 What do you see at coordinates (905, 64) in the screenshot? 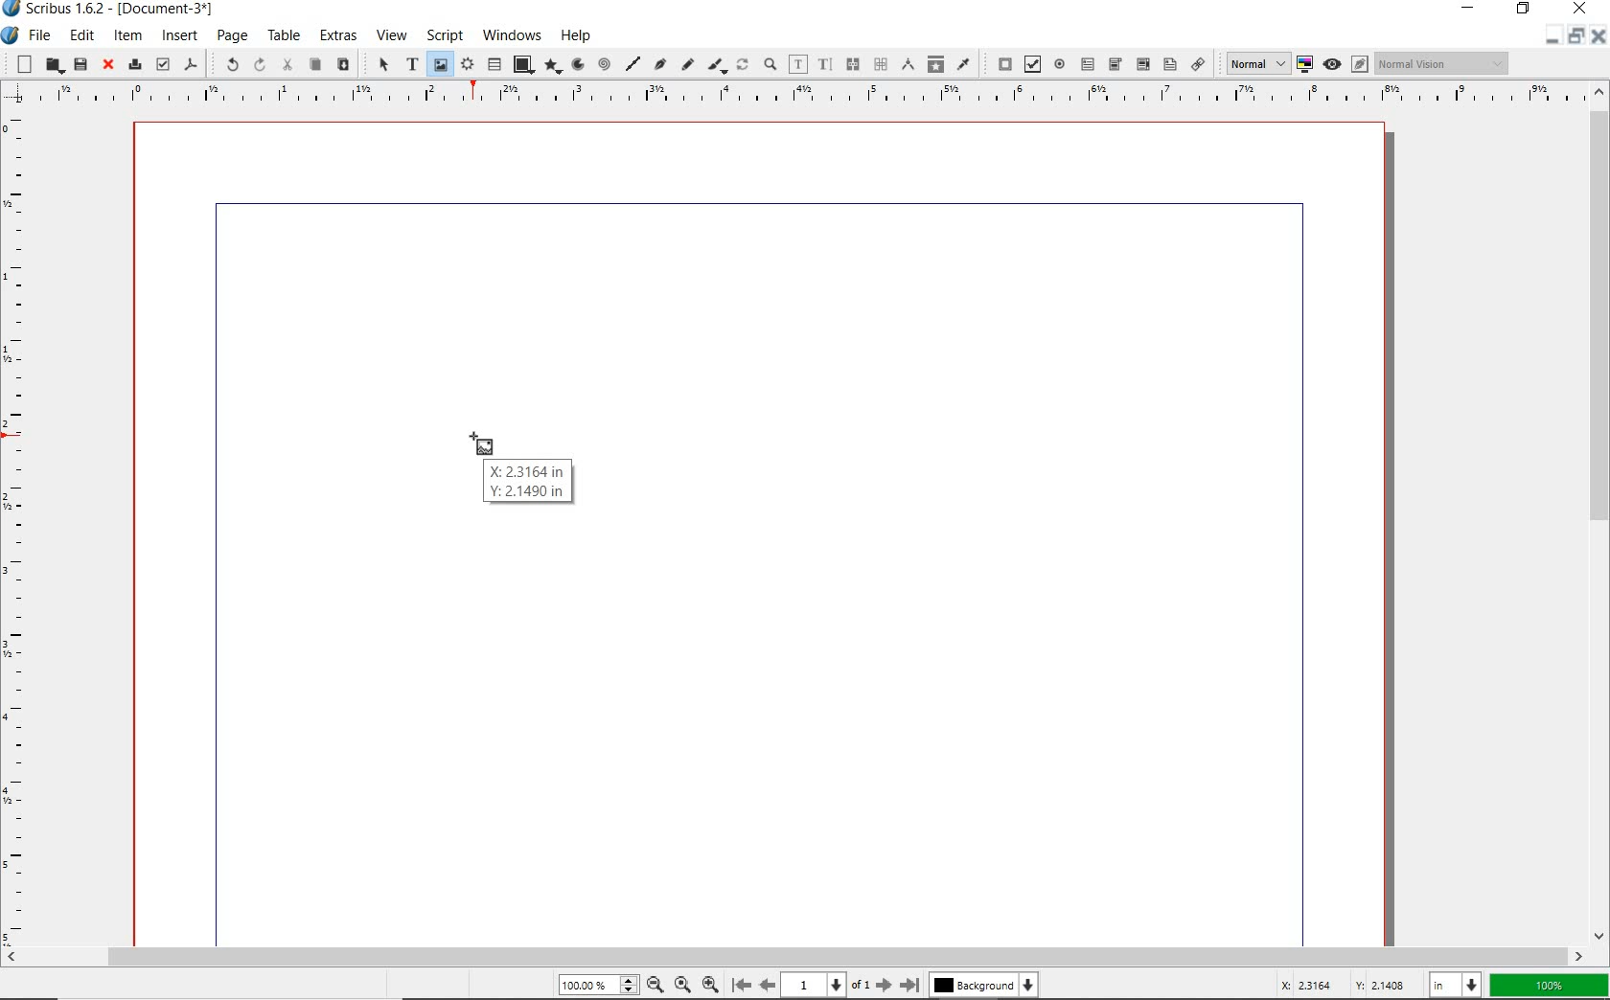
I see `measurements` at bounding box center [905, 64].